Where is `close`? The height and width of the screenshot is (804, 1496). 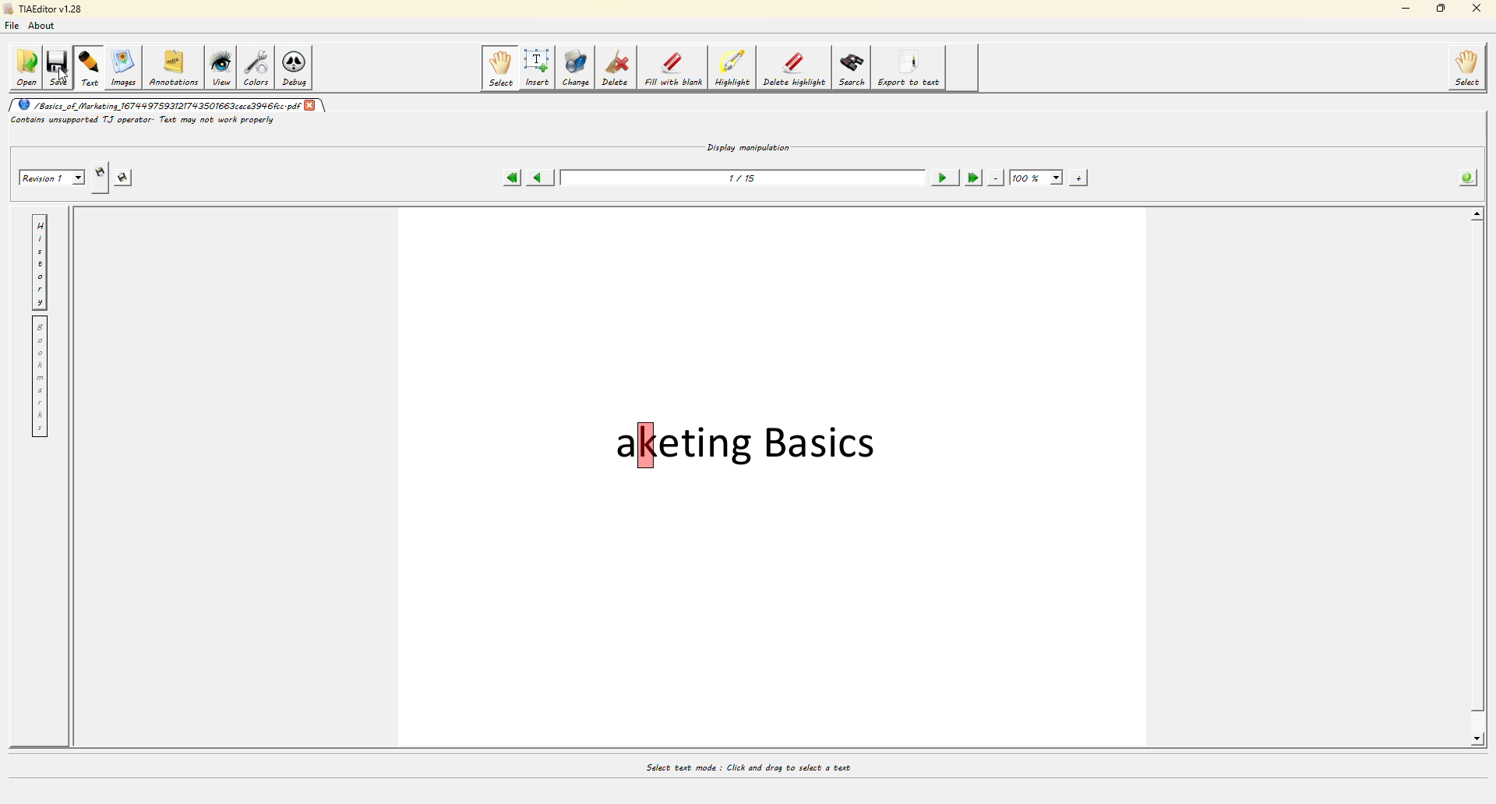
close is located at coordinates (1473, 10).